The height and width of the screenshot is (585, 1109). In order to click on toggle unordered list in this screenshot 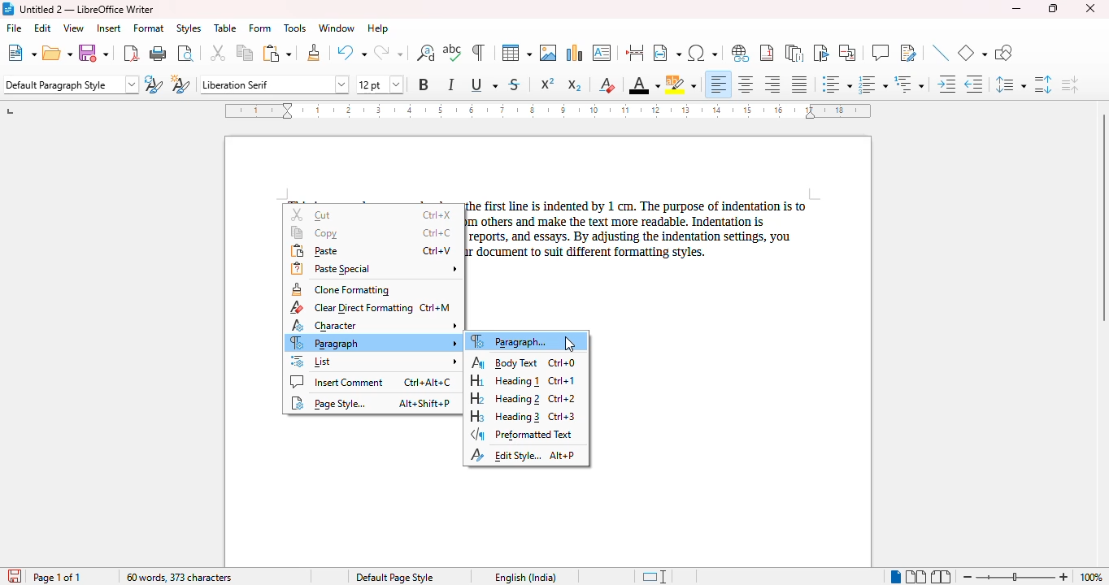, I will do `click(837, 84)`.